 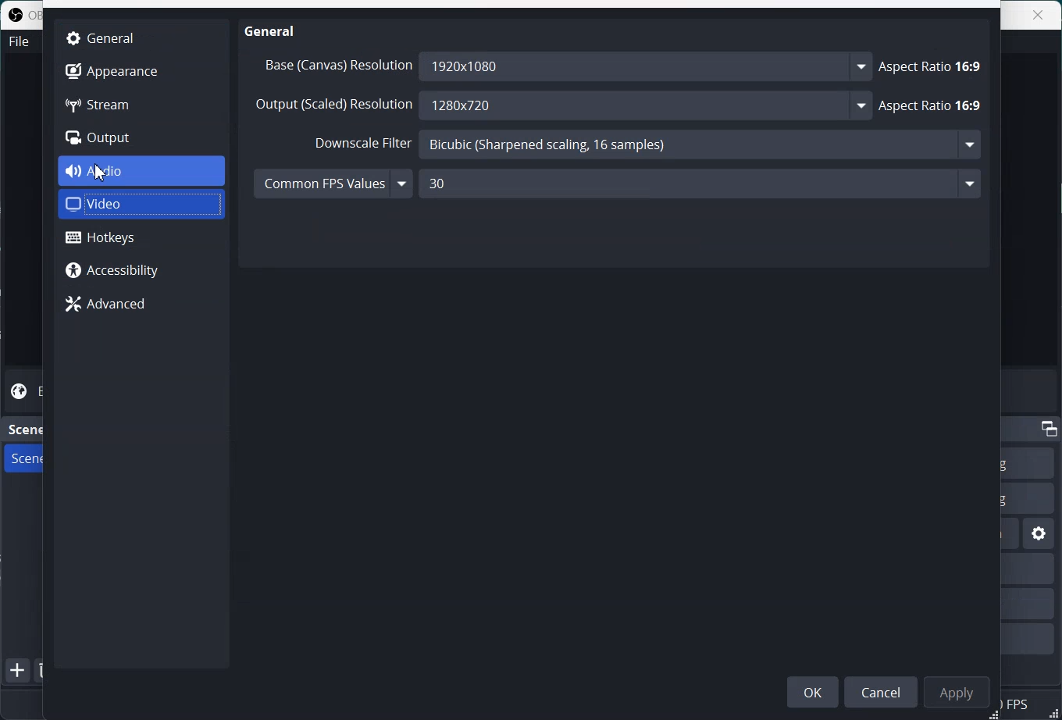 What do you see at coordinates (142, 171) in the screenshot?
I see `Audio` at bounding box center [142, 171].